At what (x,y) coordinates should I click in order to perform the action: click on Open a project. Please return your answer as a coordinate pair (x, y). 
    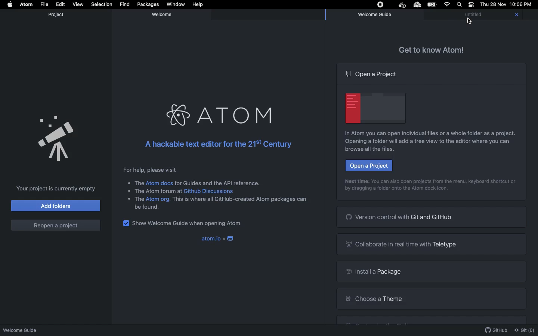
    Looking at the image, I should click on (369, 165).